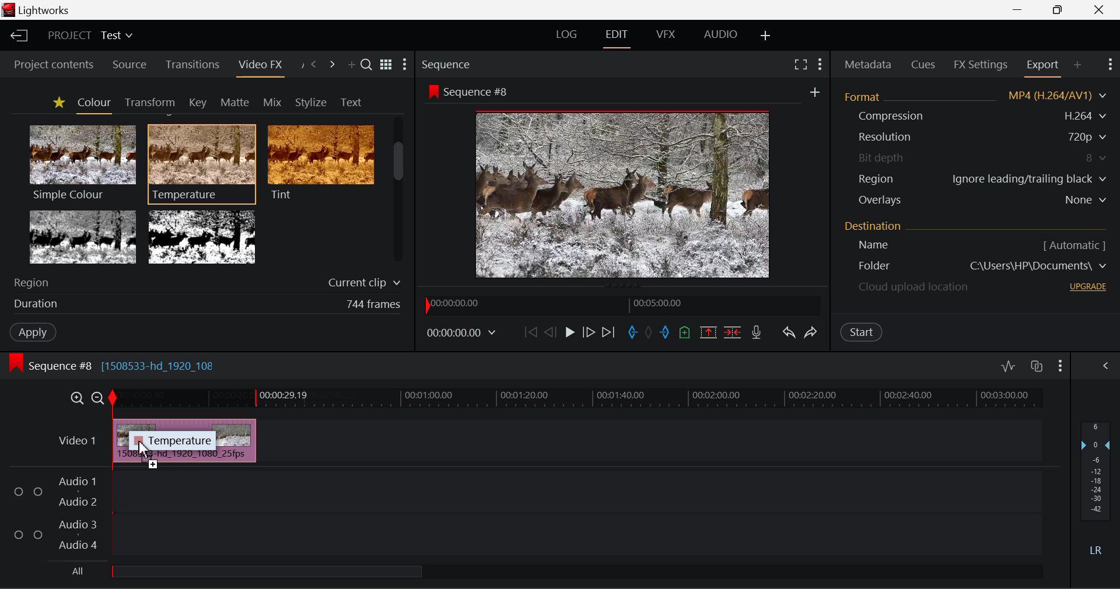 This screenshot has height=589, width=1120. I want to click on Record Voiceover, so click(756, 331).